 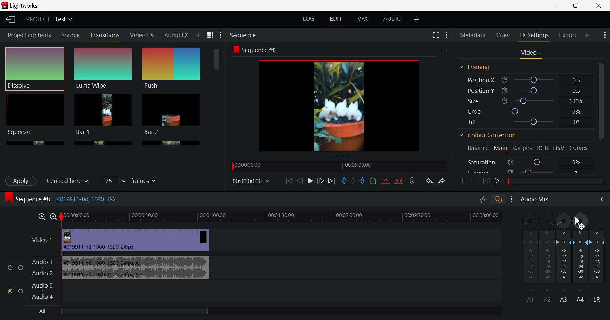 What do you see at coordinates (394, 20) in the screenshot?
I see `AUDIO Layout` at bounding box center [394, 20].